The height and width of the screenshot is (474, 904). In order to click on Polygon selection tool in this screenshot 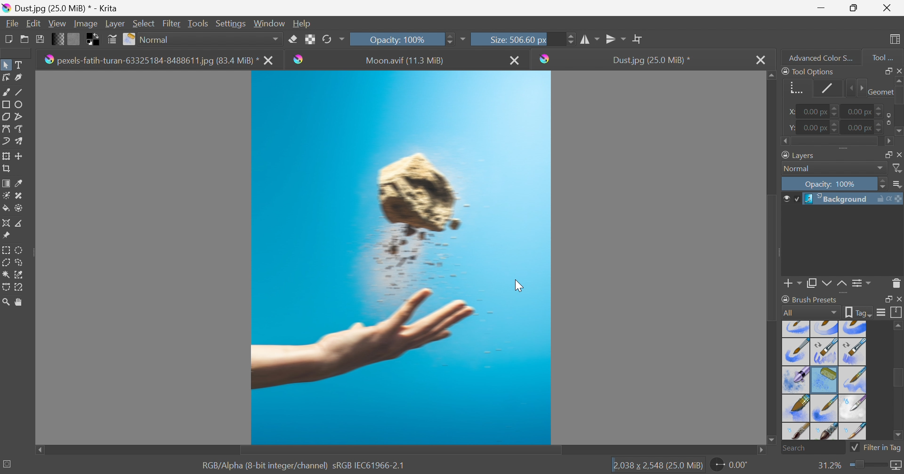, I will do `click(8, 262)`.